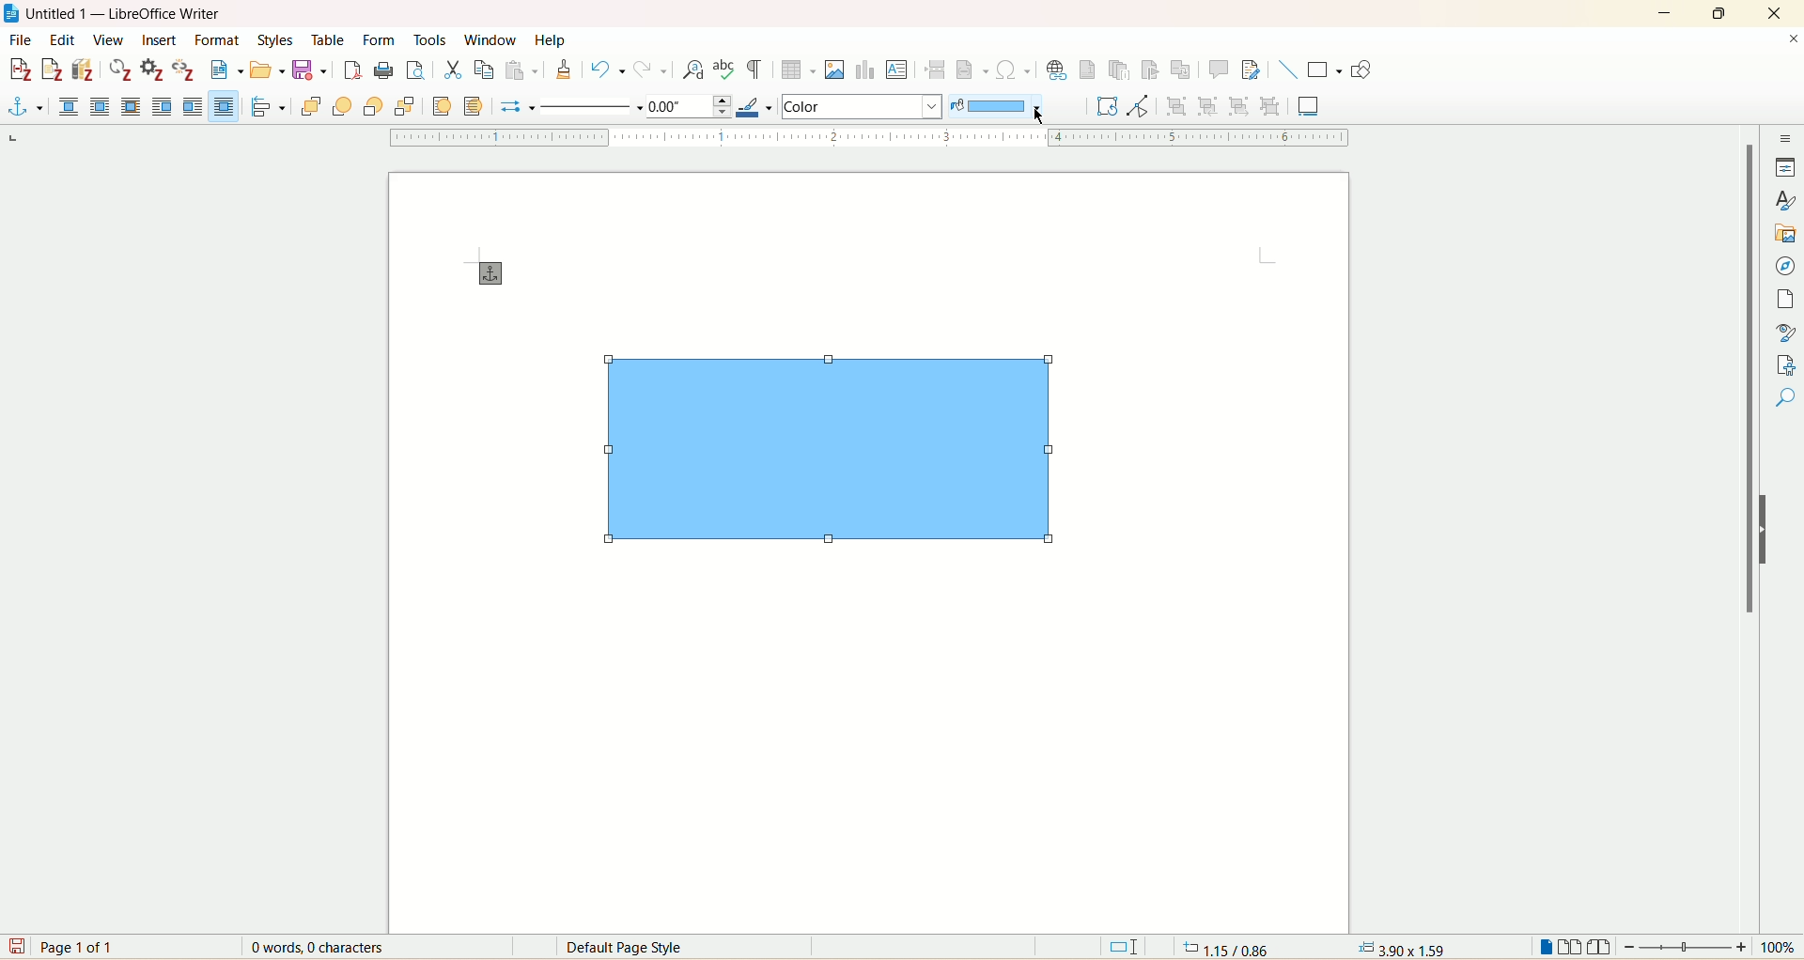  What do you see at coordinates (899, 70) in the screenshot?
I see `insert textbox` at bounding box center [899, 70].